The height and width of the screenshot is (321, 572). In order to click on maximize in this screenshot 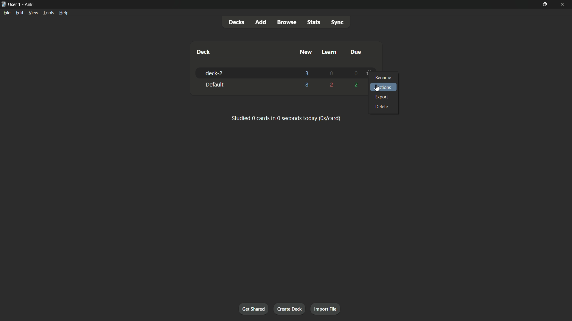, I will do `click(545, 4)`.